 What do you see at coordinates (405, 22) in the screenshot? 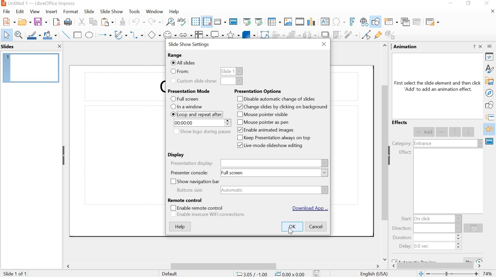
I see `duplicate slide` at bounding box center [405, 22].